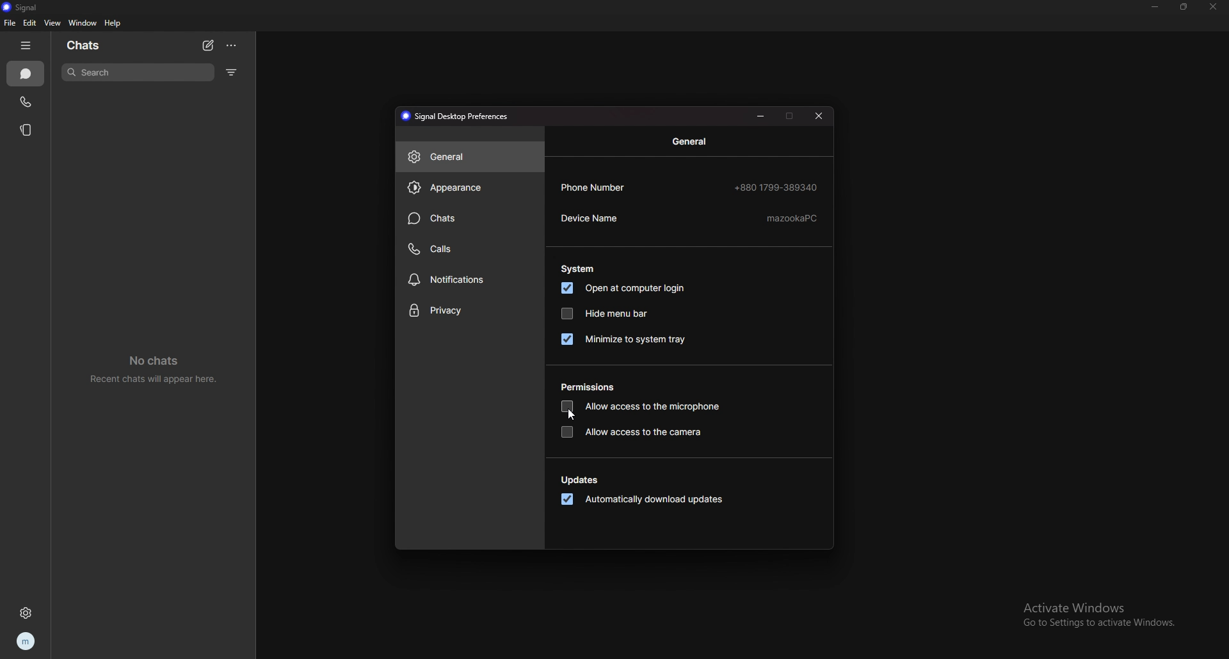 This screenshot has height=659, width=1229. Describe the element at coordinates (29, 130) in the screenshot. I see `stories` at that location.